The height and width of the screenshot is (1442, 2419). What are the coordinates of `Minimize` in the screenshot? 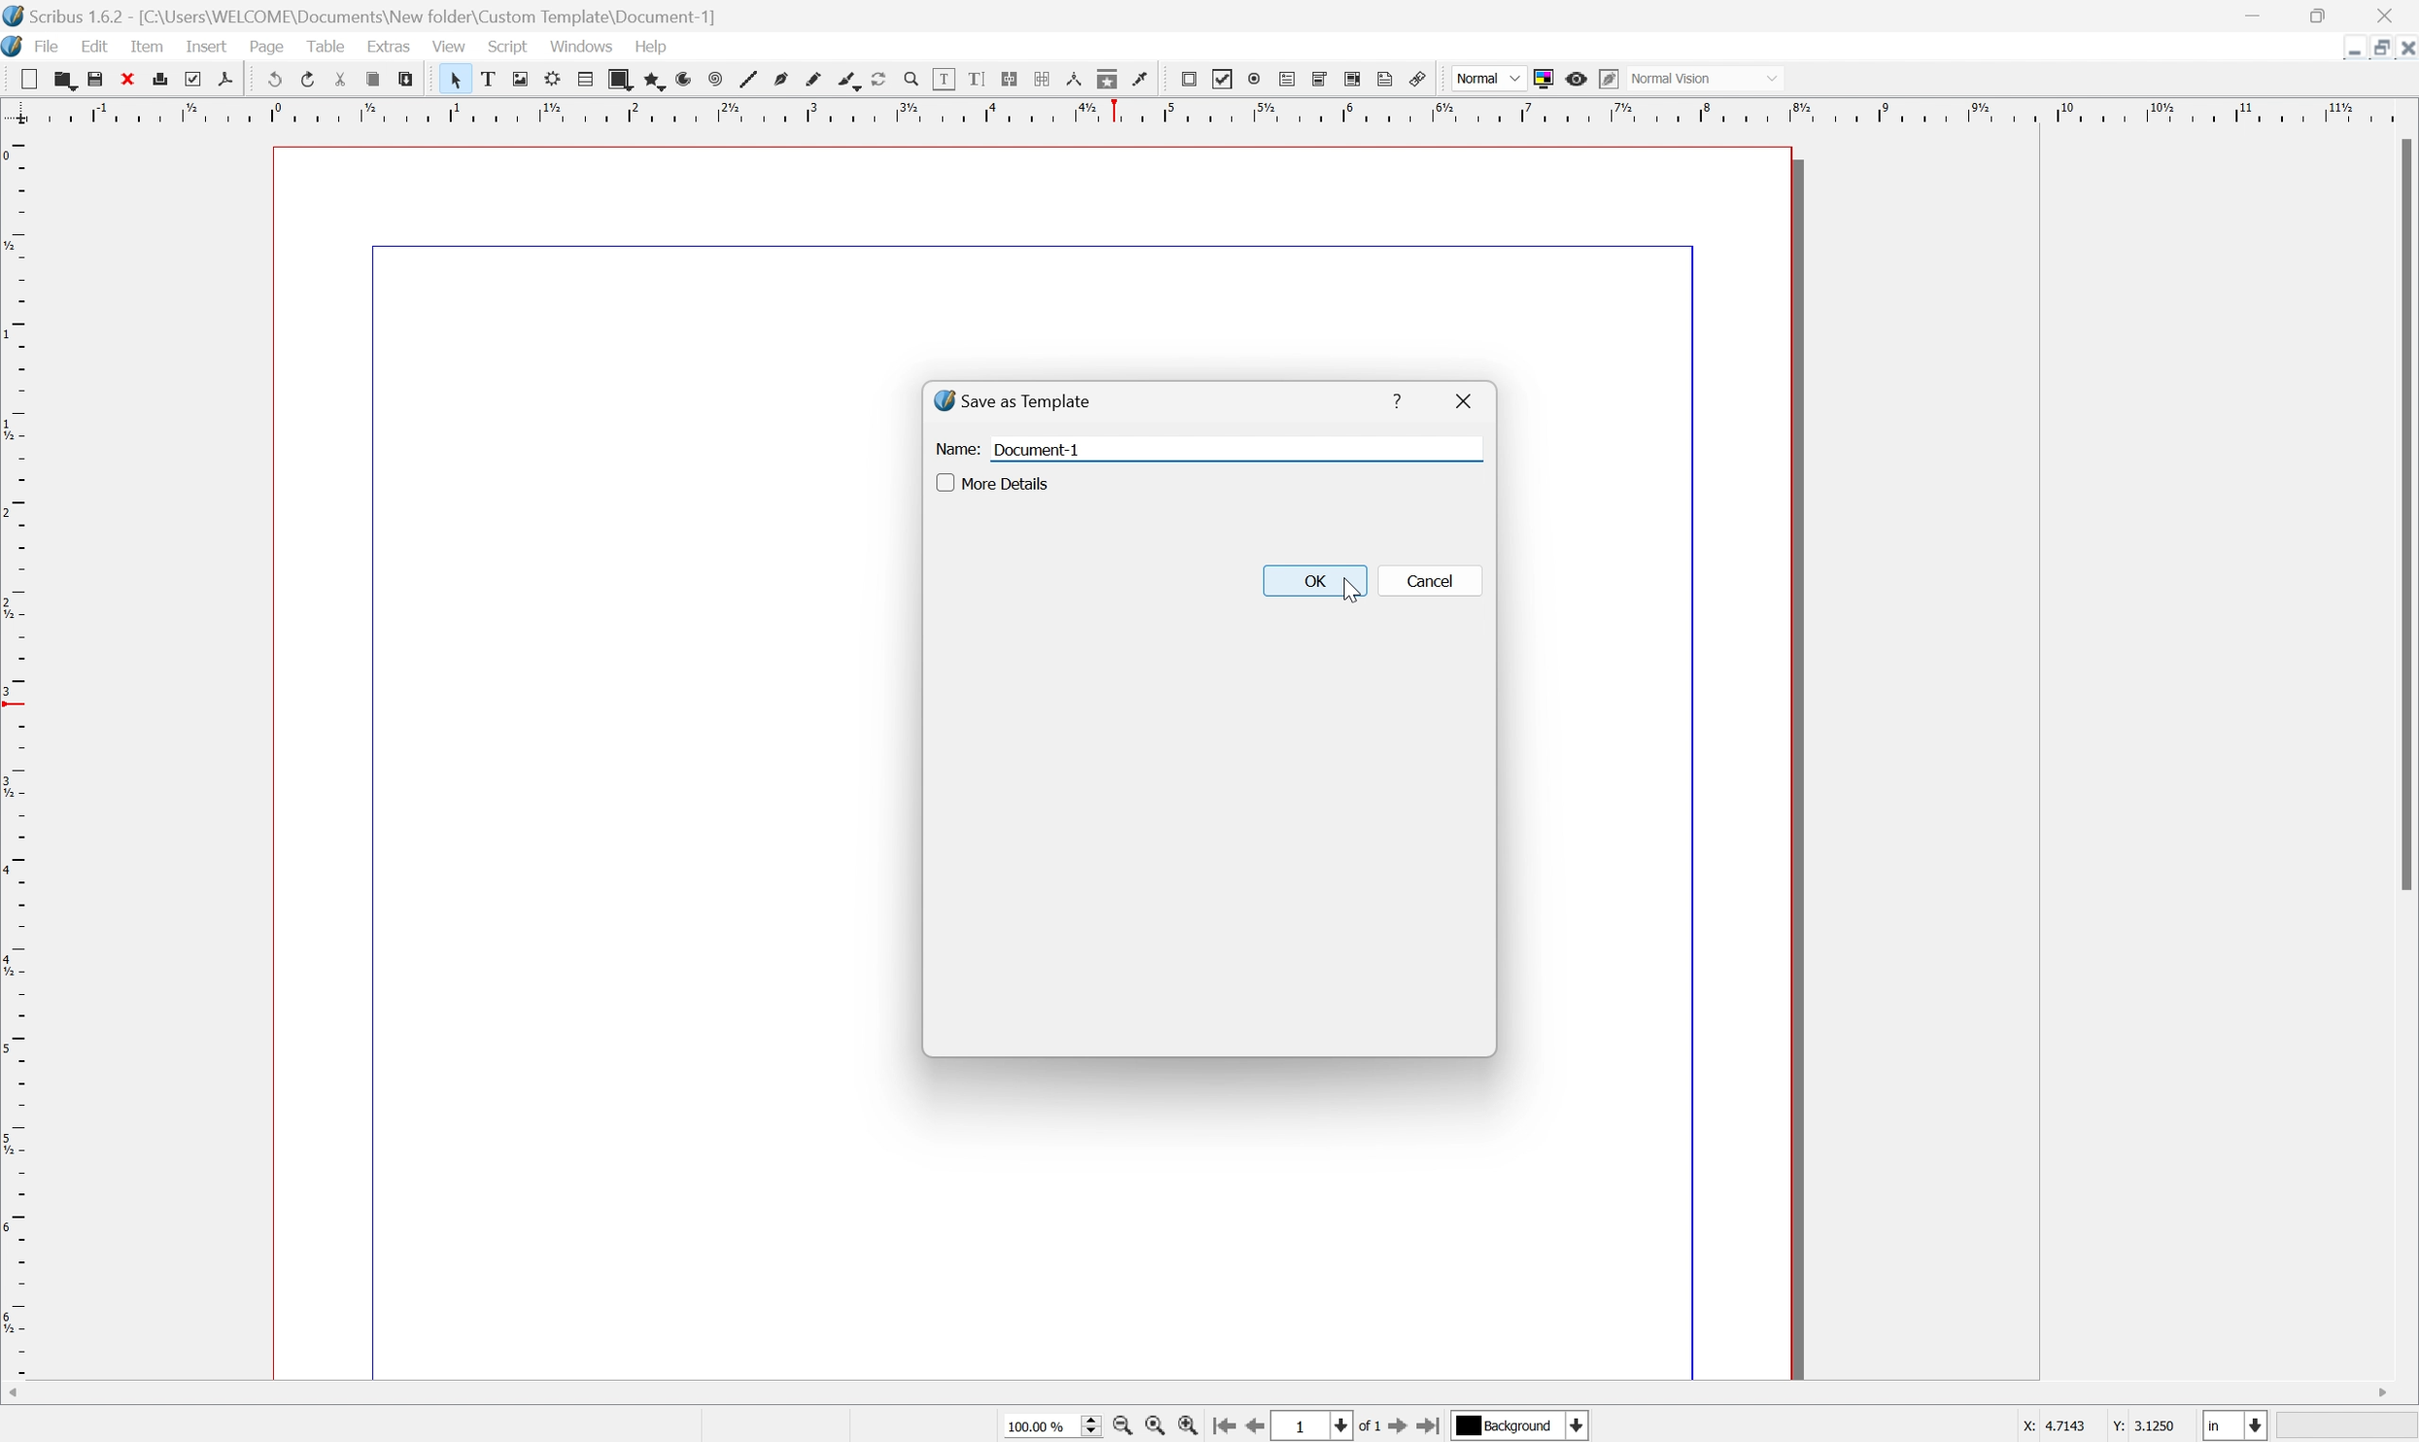 It's located at (2256, 17).